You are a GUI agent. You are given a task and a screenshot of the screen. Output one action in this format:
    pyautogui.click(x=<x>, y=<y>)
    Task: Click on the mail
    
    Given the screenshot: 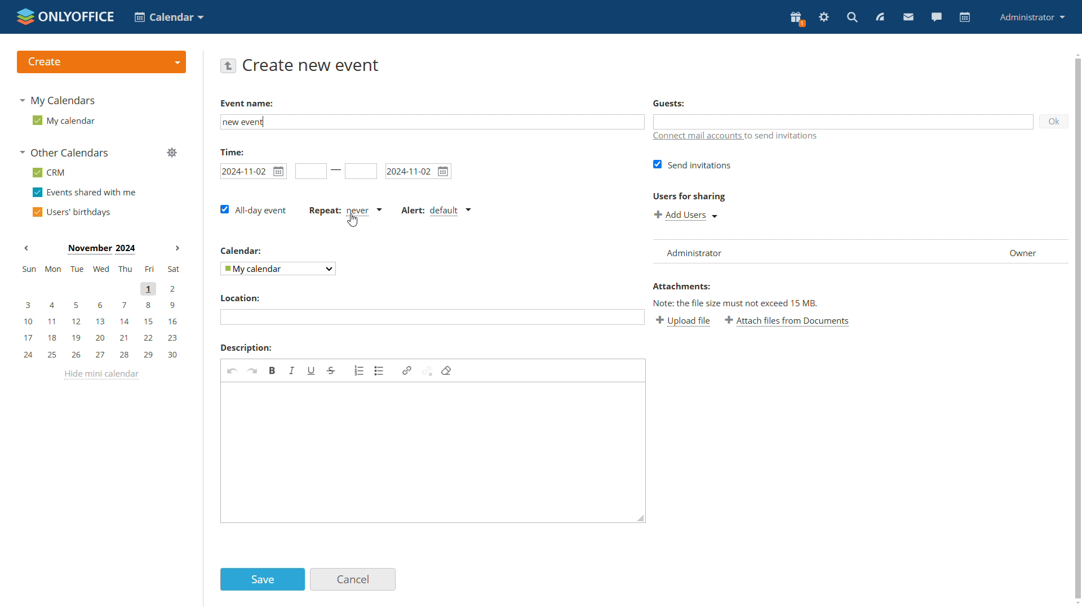 What is the action you would take?
    pyautogui.click(x=909, y=18)
    